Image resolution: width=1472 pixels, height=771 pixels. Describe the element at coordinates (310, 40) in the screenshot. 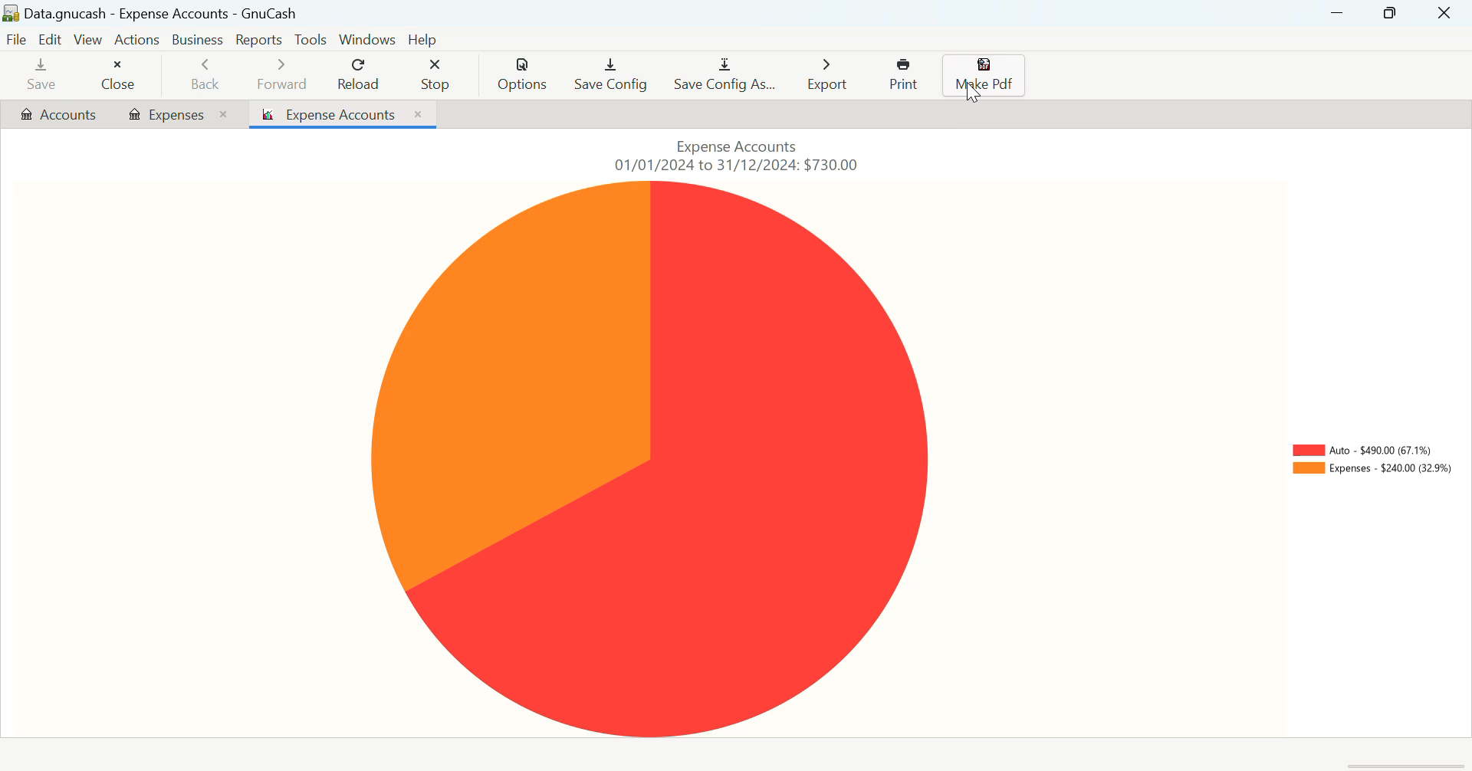

I see `Tools` at that location.